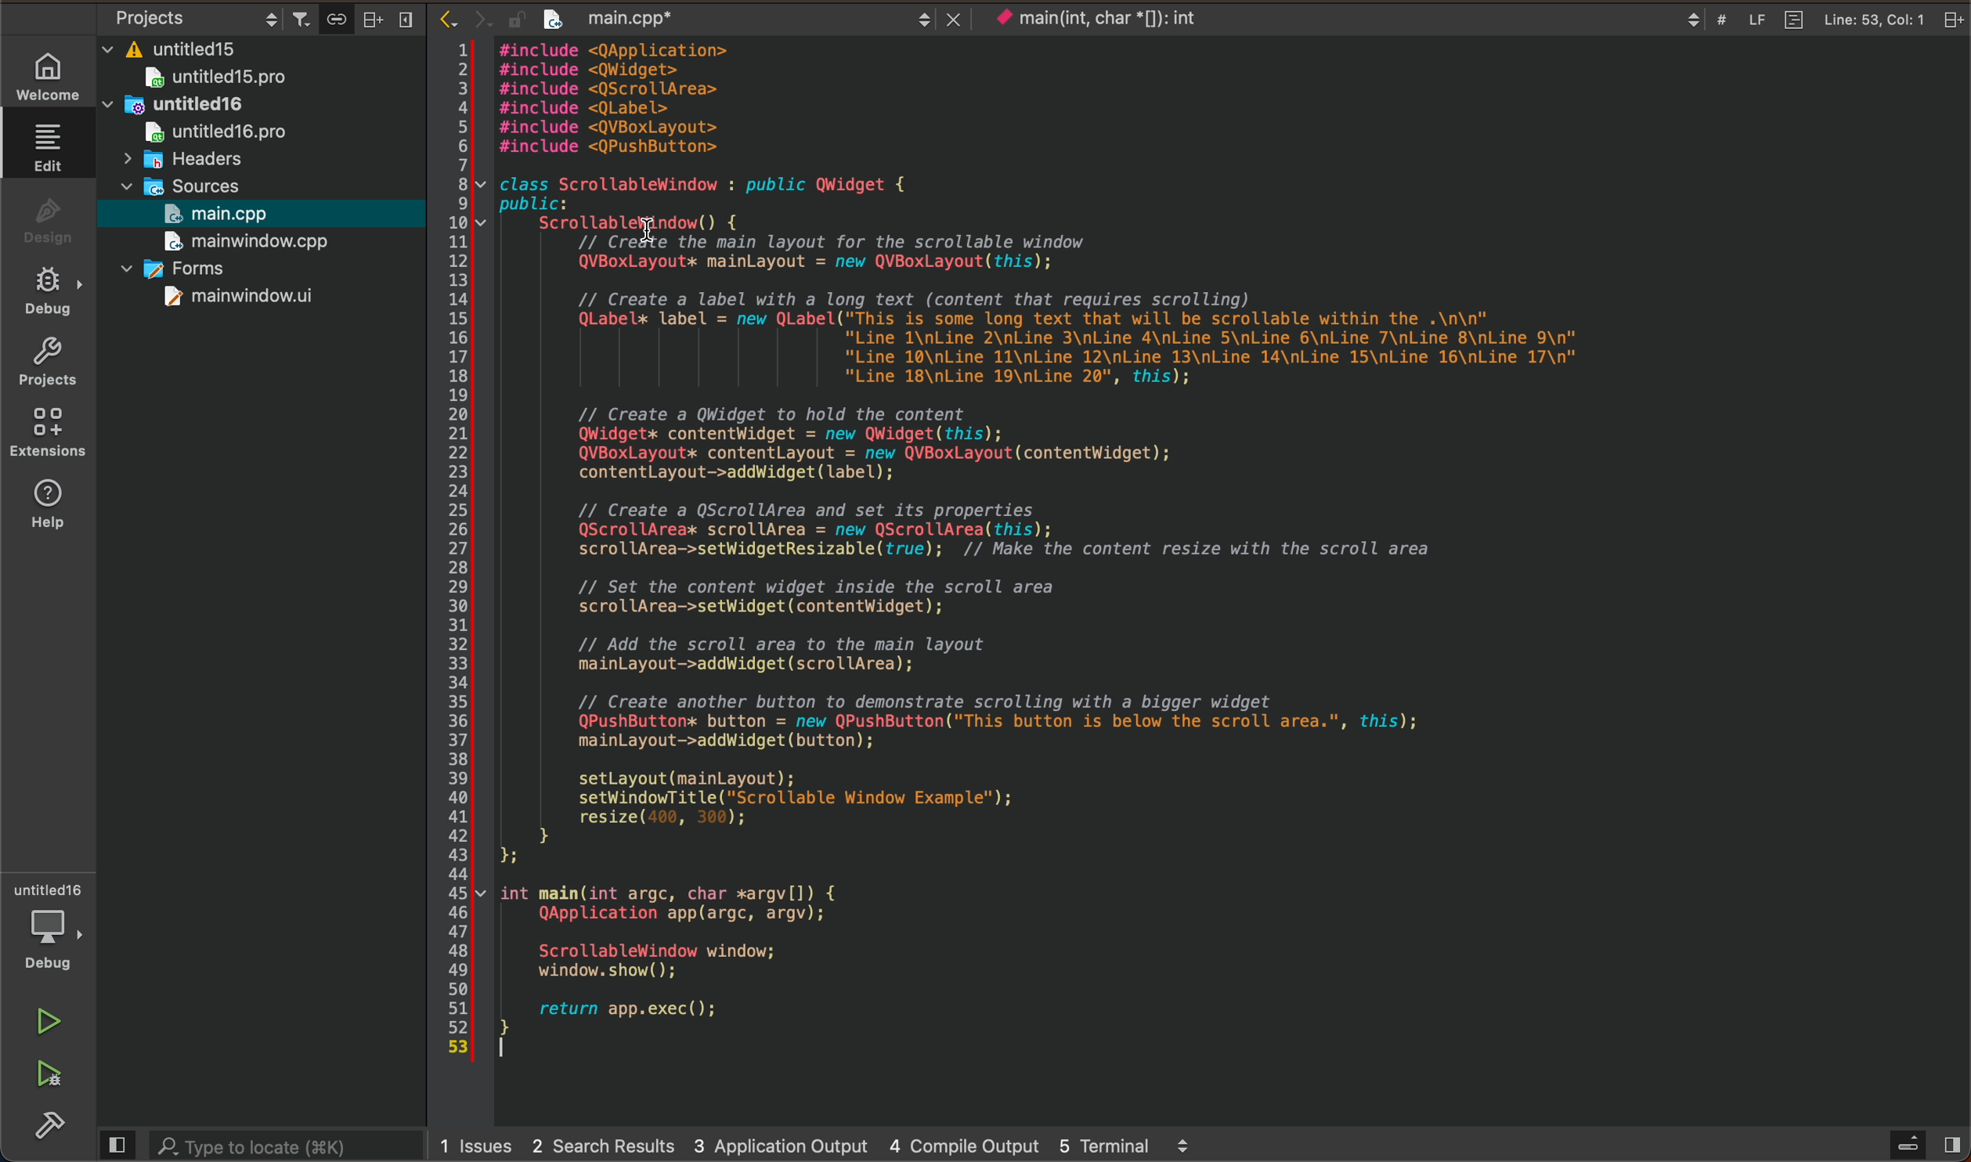  What do you see at coordinates (236, 80) in the screenshot?
I see `untitled 15` at bounding box center [236, 80].